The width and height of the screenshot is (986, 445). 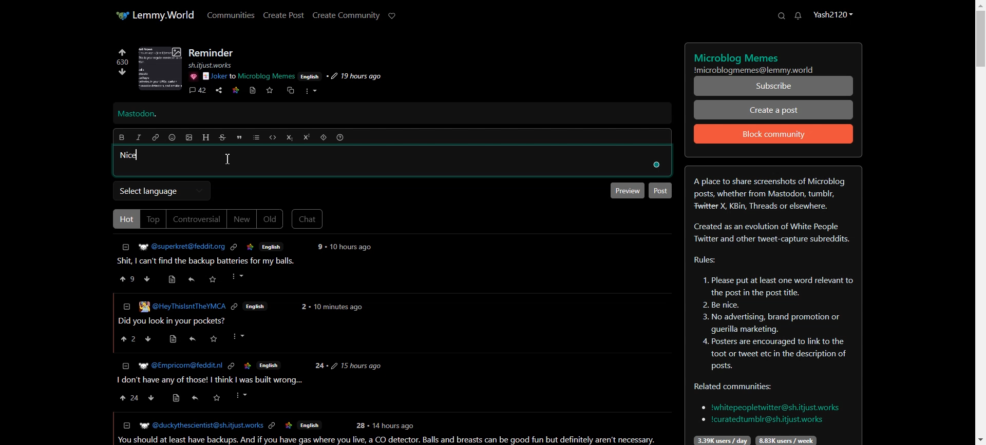 What do you see at coordinates (799, 16) in the screenshot?
I see `Unread Messages` at bounding box center [799, 16].